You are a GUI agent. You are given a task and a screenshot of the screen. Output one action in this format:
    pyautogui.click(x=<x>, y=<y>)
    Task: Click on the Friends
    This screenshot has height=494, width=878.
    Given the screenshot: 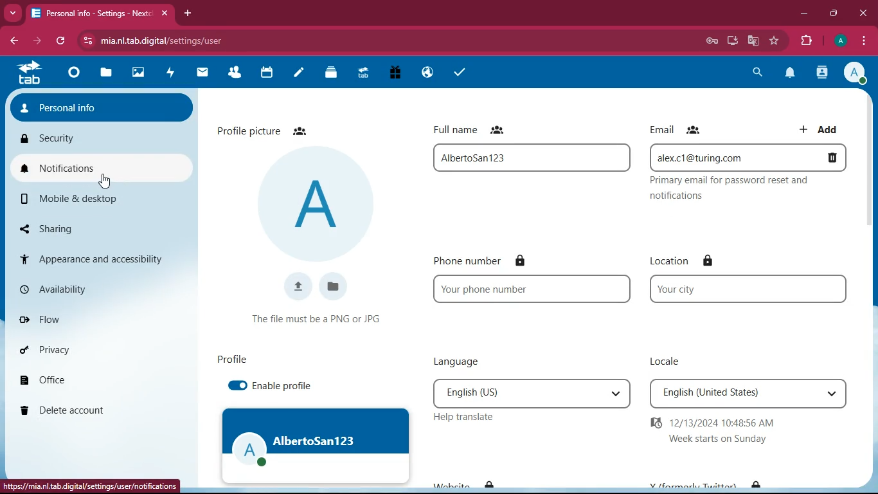 What is the action you would take?
    pyautogui.click(x=692, y=129)
    